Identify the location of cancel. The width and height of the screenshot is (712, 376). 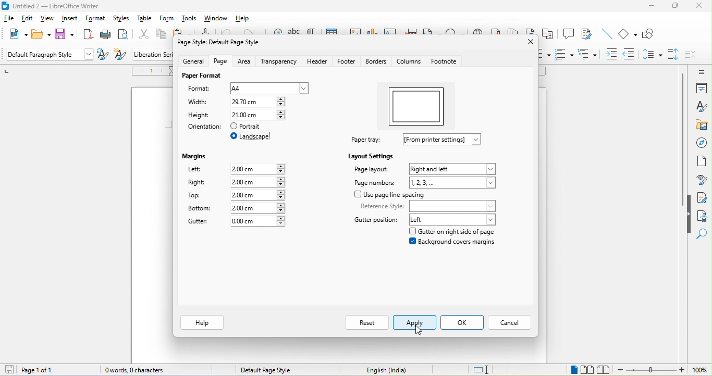
(512, 323).